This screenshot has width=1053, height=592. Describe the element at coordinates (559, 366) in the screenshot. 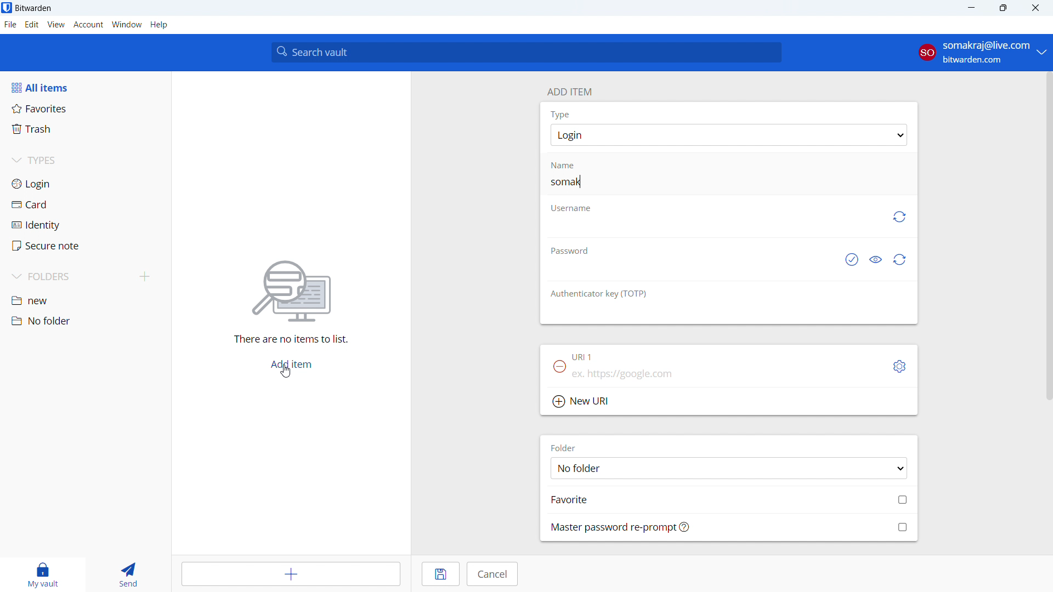

I see `remove URl` at that location.